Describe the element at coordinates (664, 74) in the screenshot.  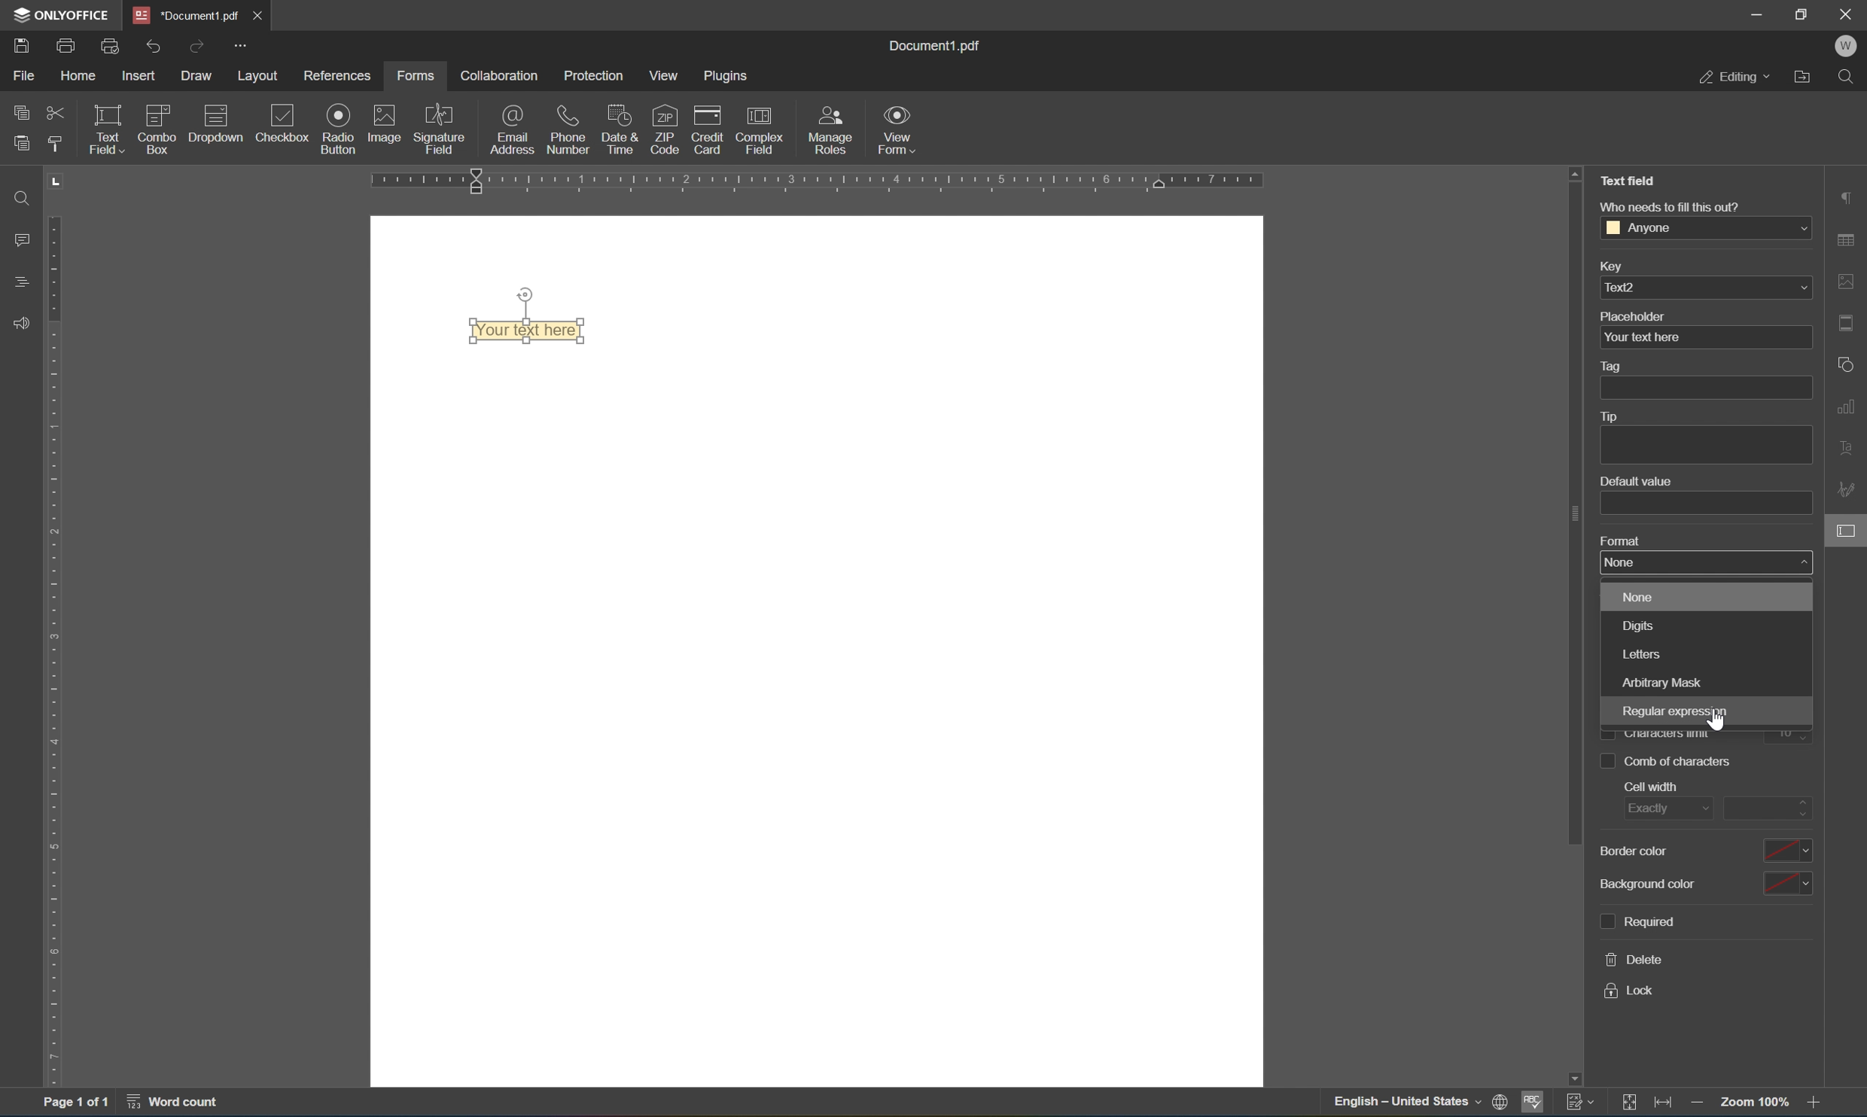
I see `view` at that location.